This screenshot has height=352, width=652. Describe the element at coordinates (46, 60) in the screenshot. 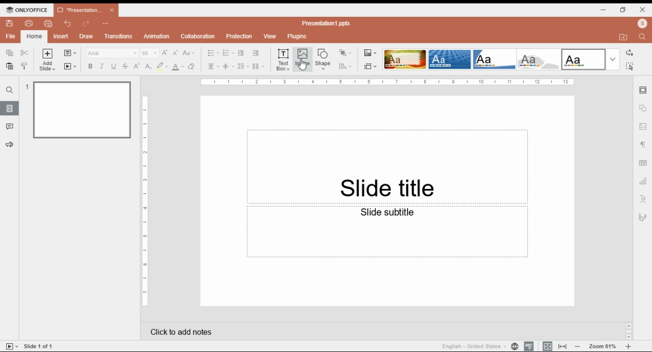

I see `add slide` at that location.